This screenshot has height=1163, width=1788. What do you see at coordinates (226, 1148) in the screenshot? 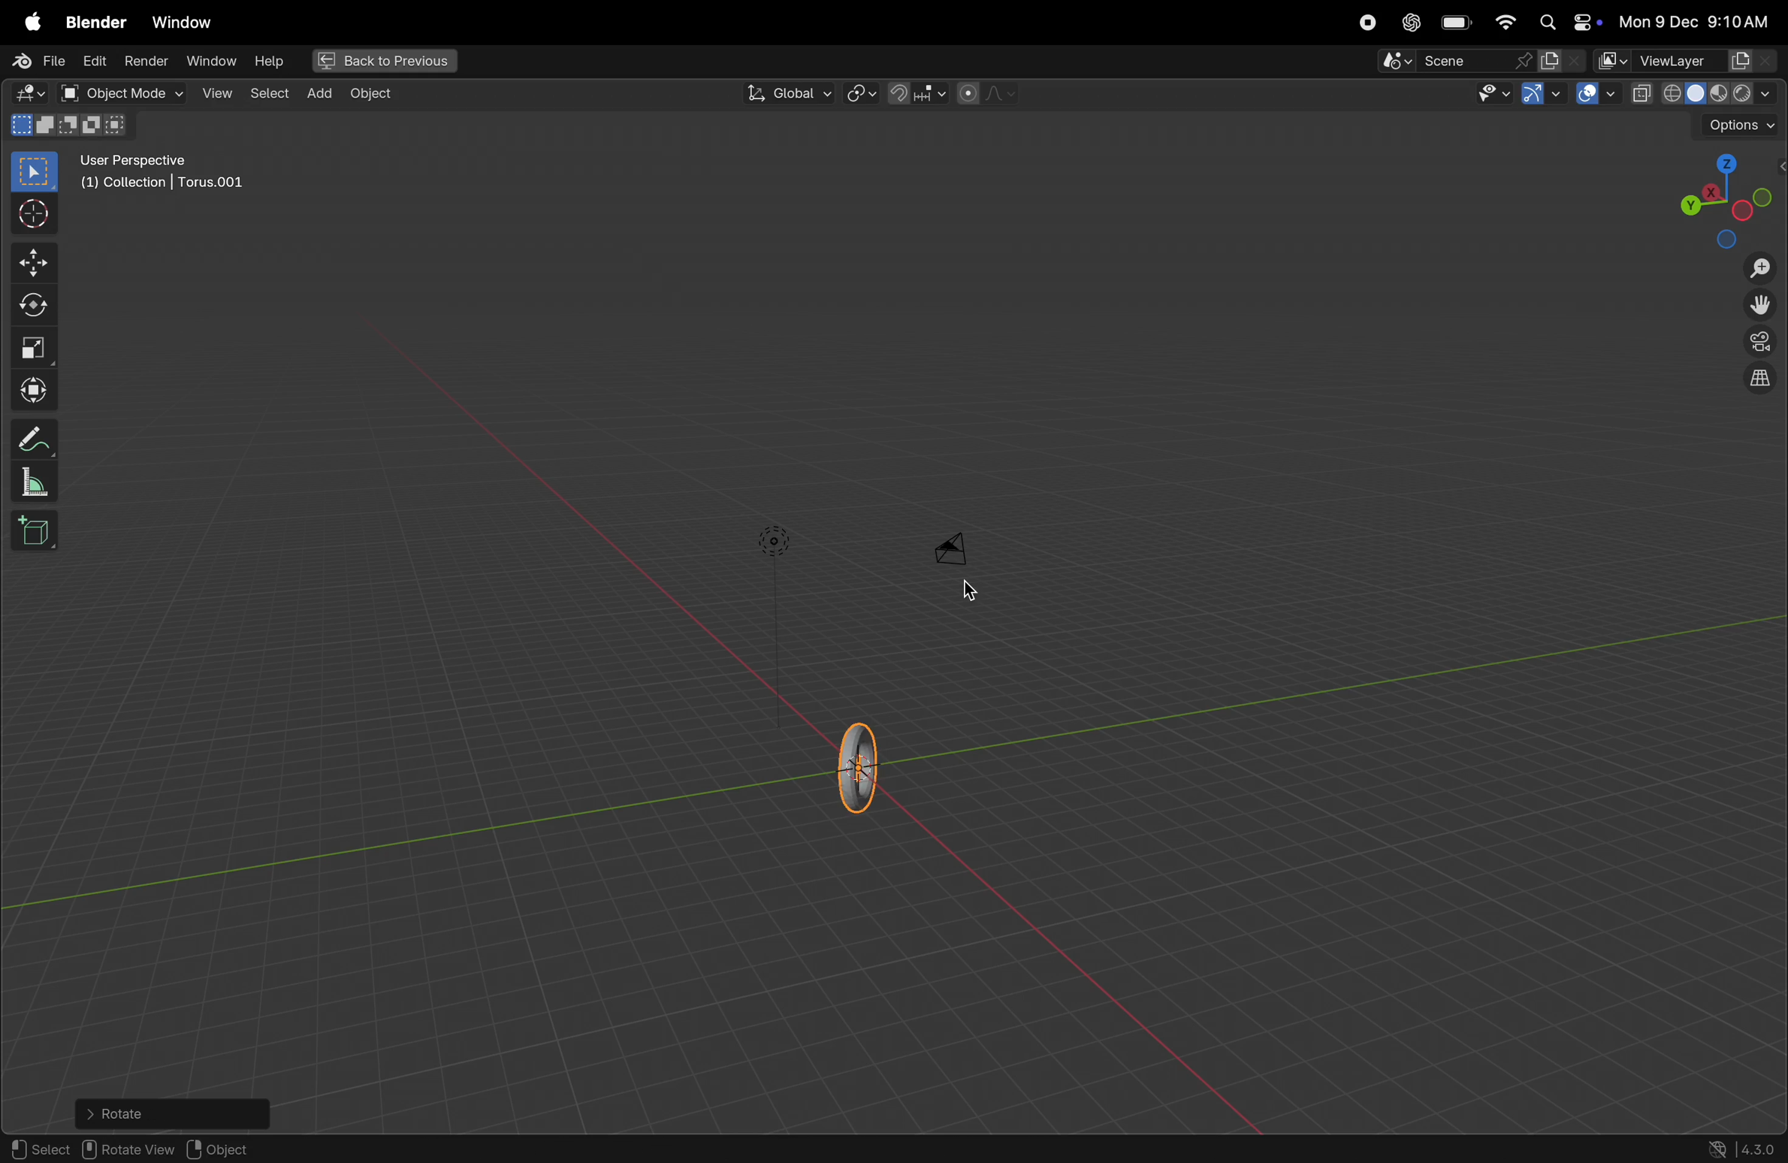
I see `object` at bounding box center [226, 1148].